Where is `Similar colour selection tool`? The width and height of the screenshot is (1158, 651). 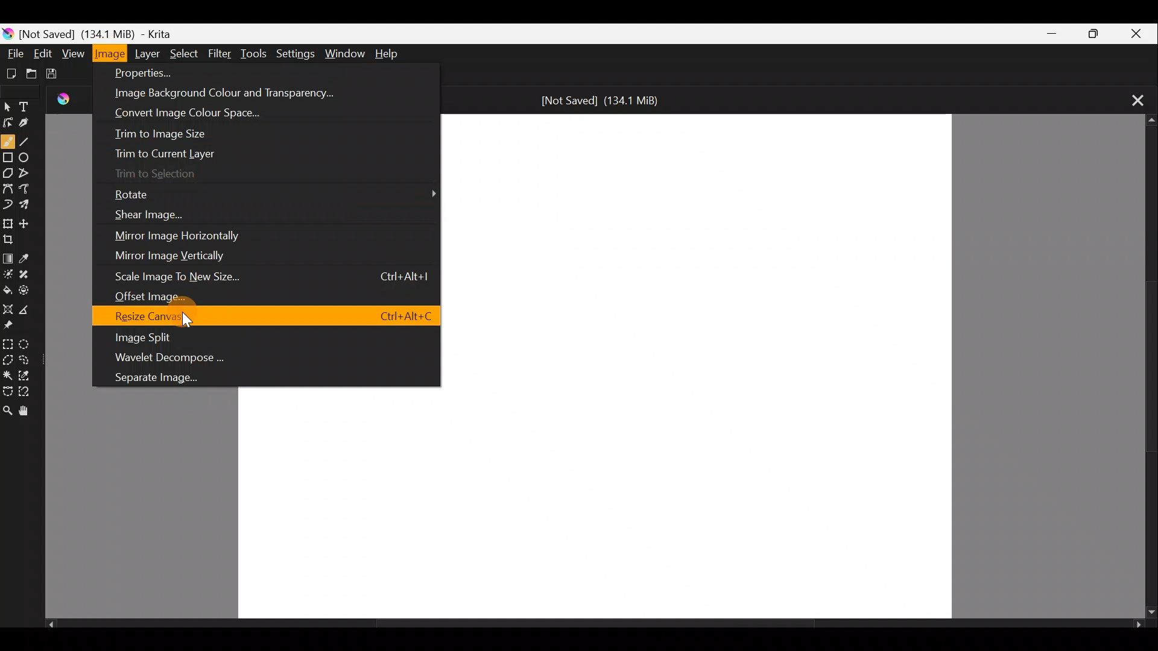 Similar colour selection tool is located at coordinates (30, 377).